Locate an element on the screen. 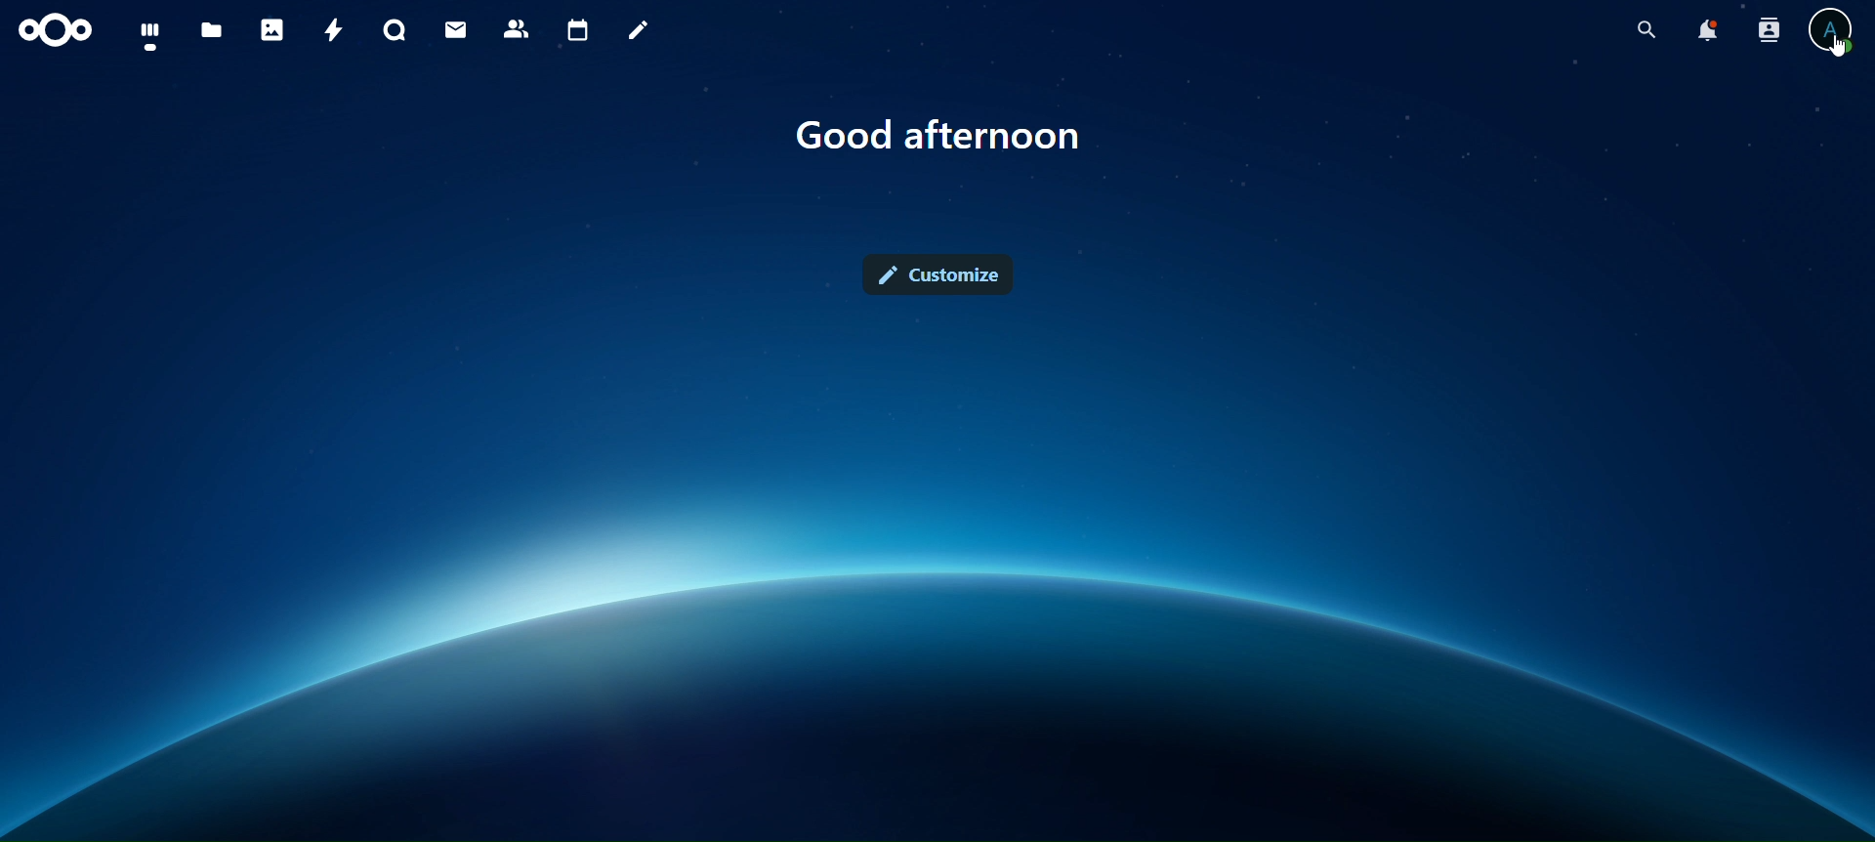 This screenshot has width=1875, height=842. files is located at coordinates (213, 32).